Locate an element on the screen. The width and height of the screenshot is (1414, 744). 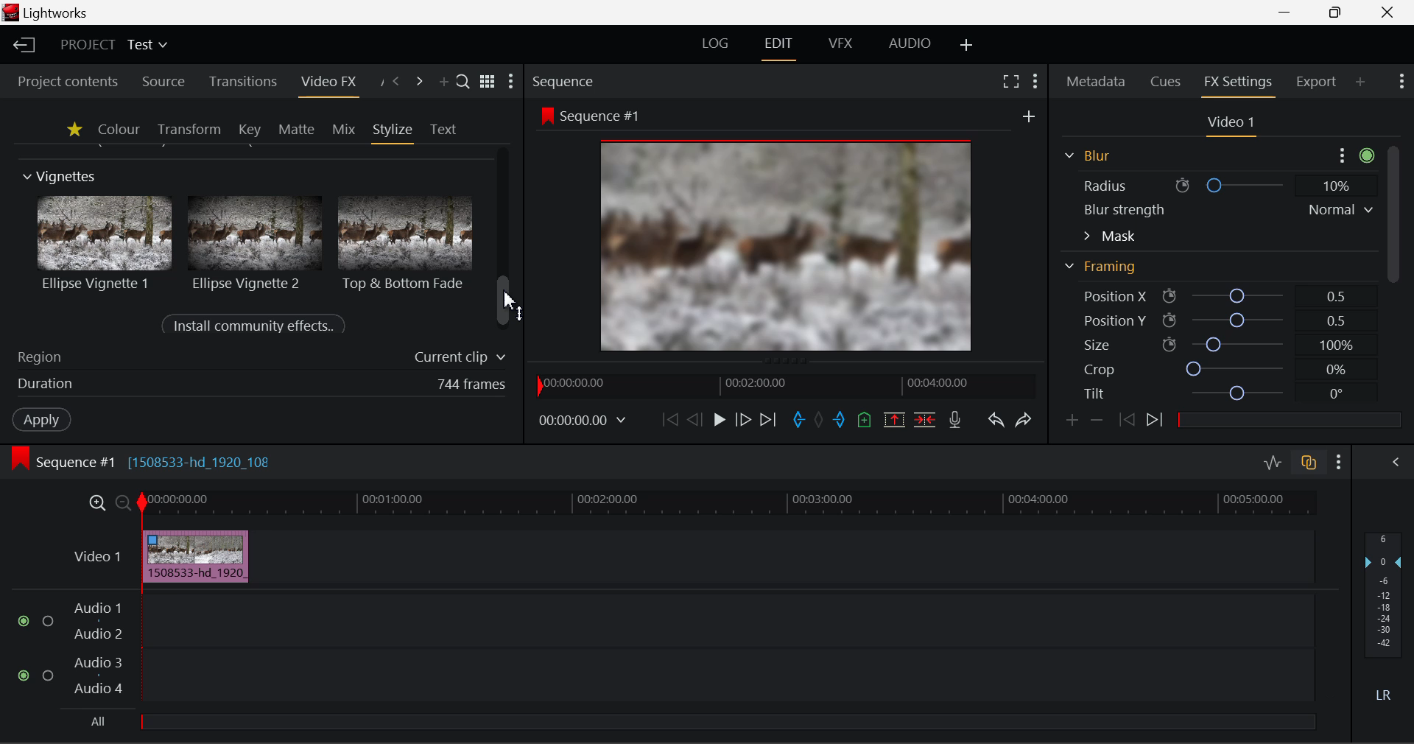
Toggle auto track sync is located at coordinates (1307, 460).